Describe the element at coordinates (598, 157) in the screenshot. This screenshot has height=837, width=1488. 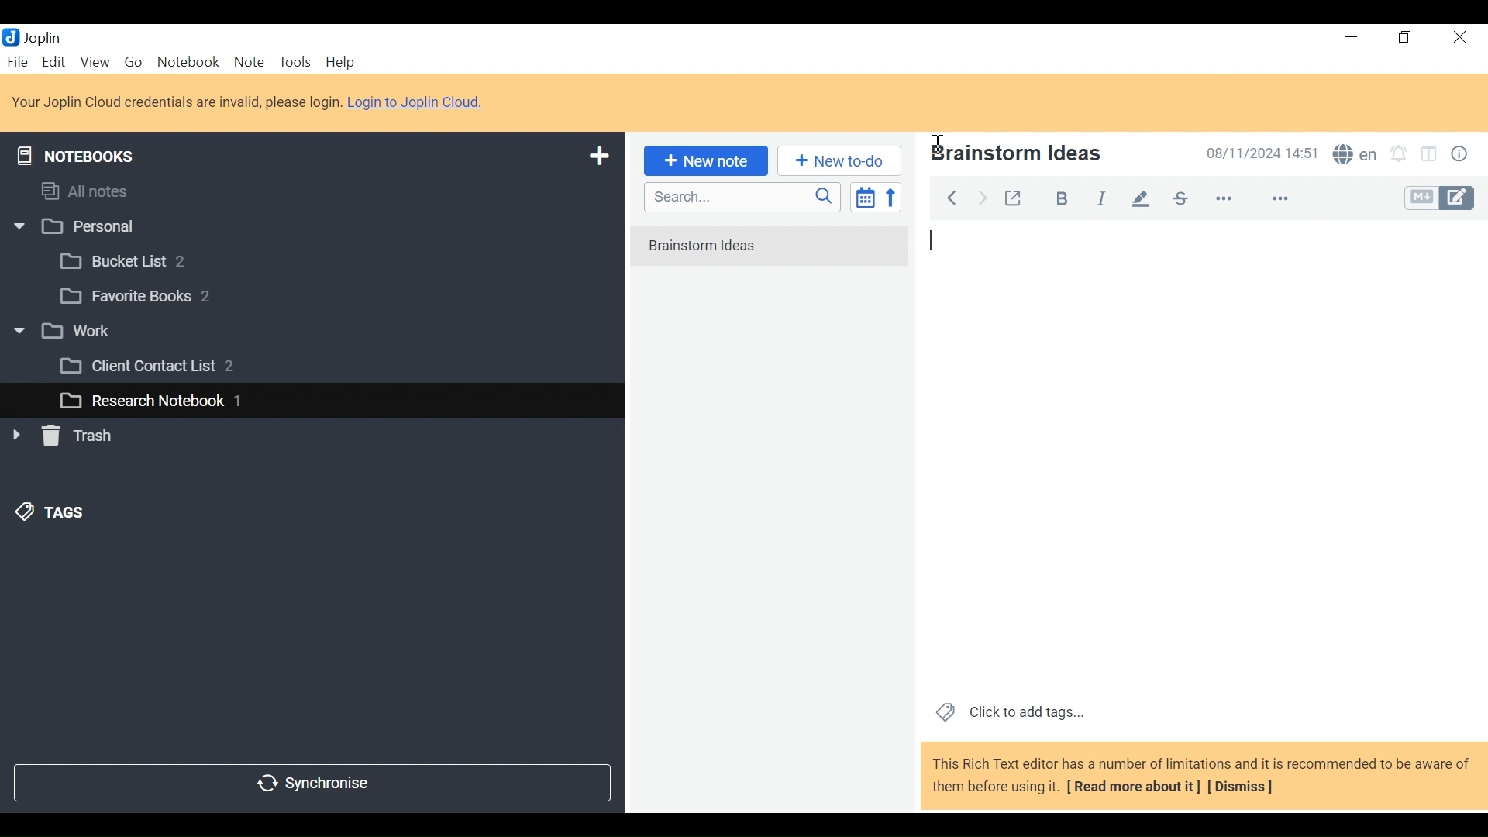
I see `Add New Notebook` at that location.